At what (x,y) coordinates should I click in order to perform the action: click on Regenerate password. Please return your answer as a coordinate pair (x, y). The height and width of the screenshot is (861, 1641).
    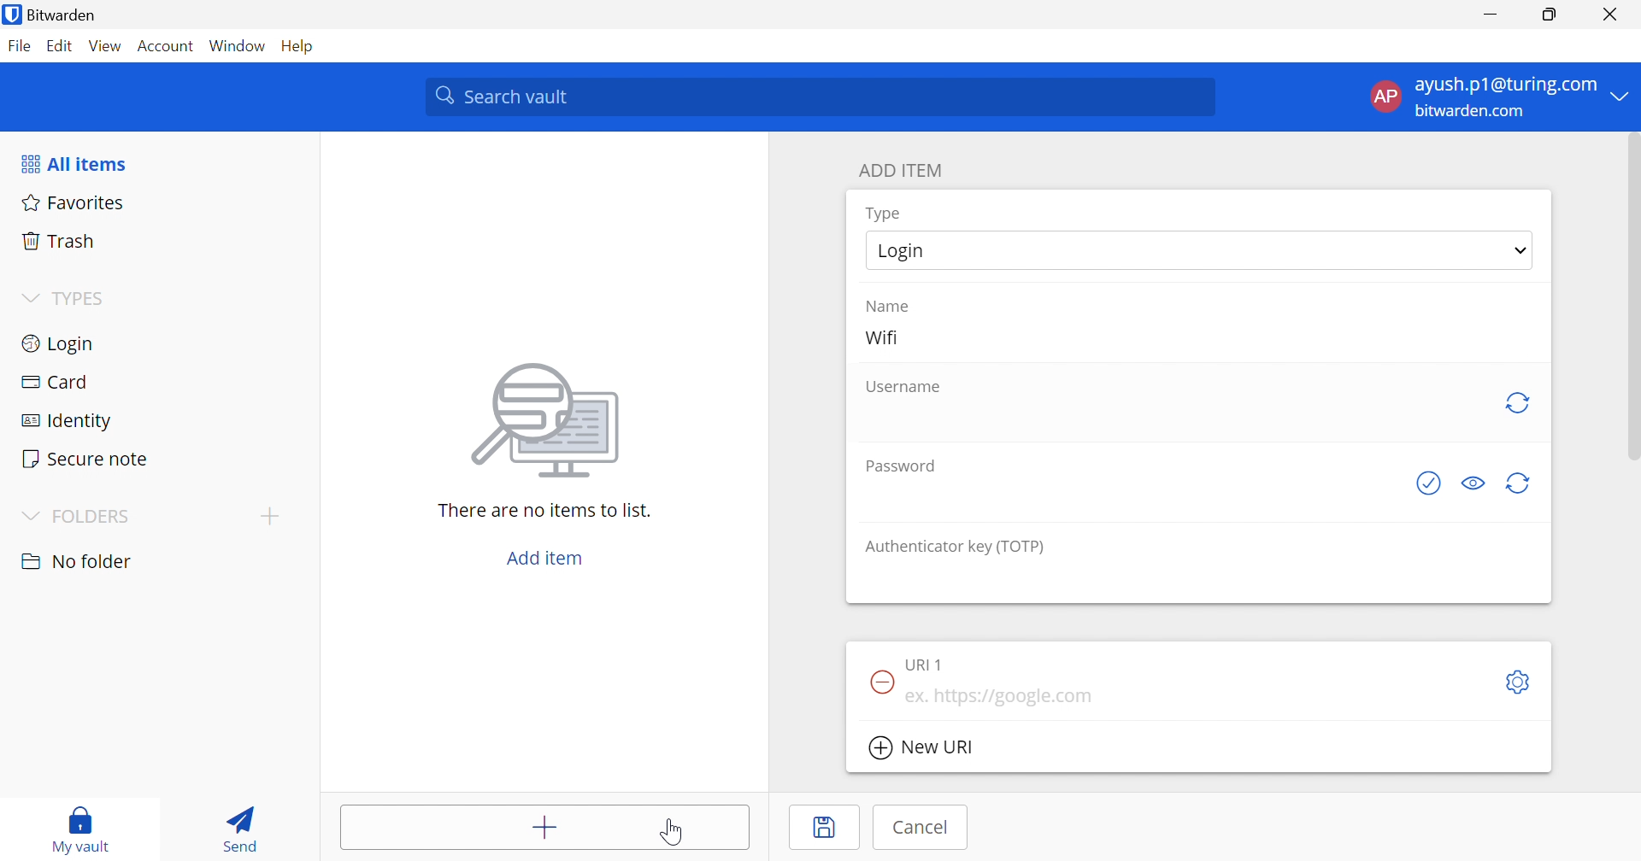
    Looking at the image, I should click on (1520, 484).